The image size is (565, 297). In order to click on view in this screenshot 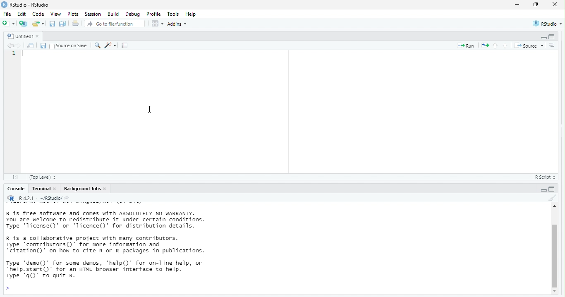, I will do `click(55, 14)`.